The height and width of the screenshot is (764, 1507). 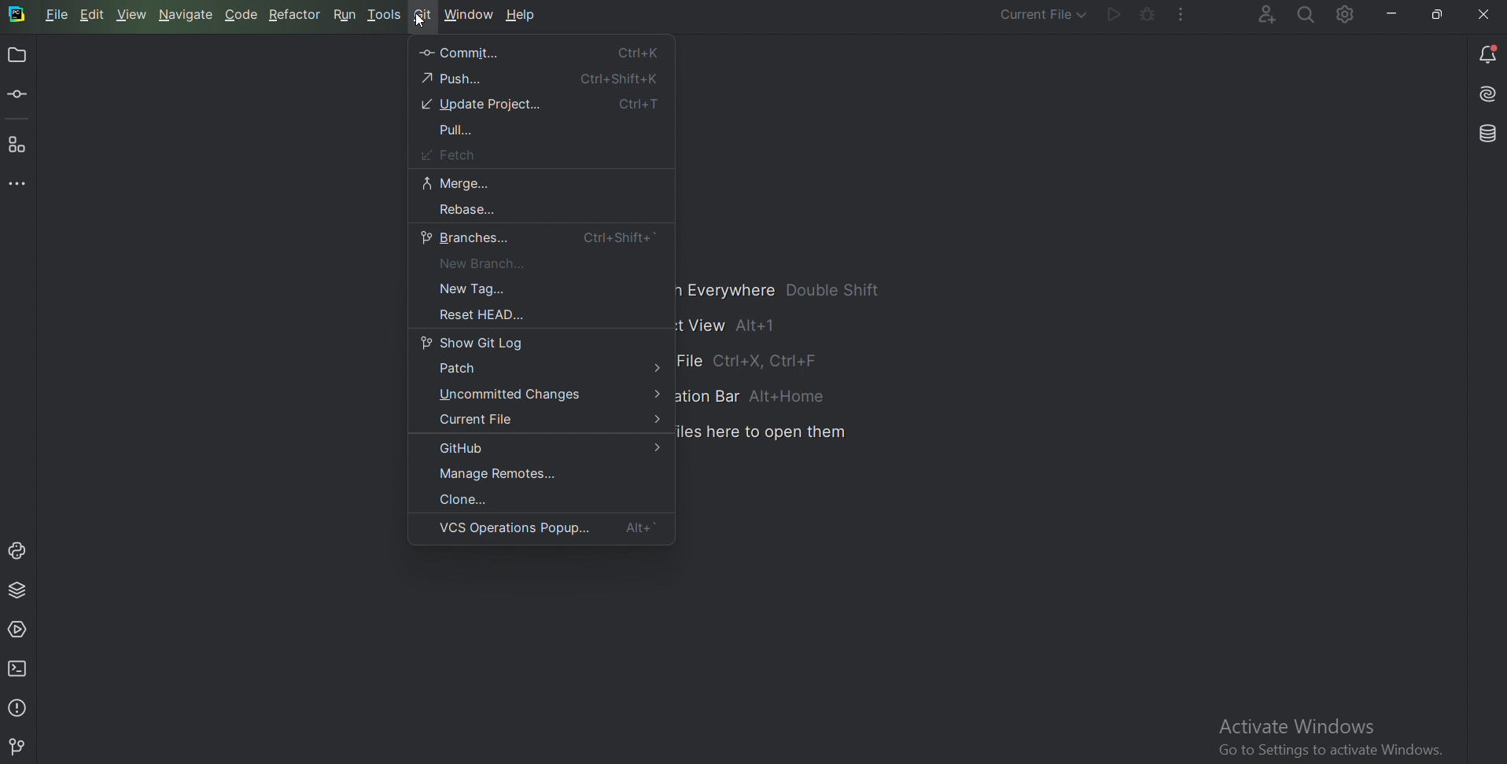 I want to click on Project view, so click(x=738, y=325).